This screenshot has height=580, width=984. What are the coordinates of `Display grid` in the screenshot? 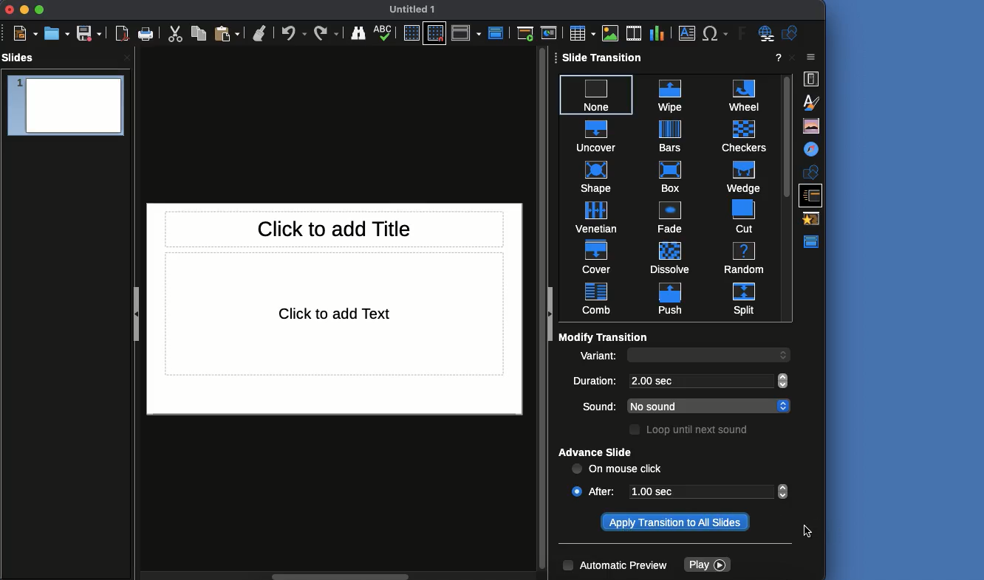 It's located at (412, 32).